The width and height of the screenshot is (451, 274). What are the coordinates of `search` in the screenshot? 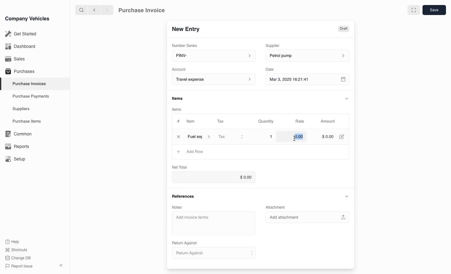 It's located at (82, 10).